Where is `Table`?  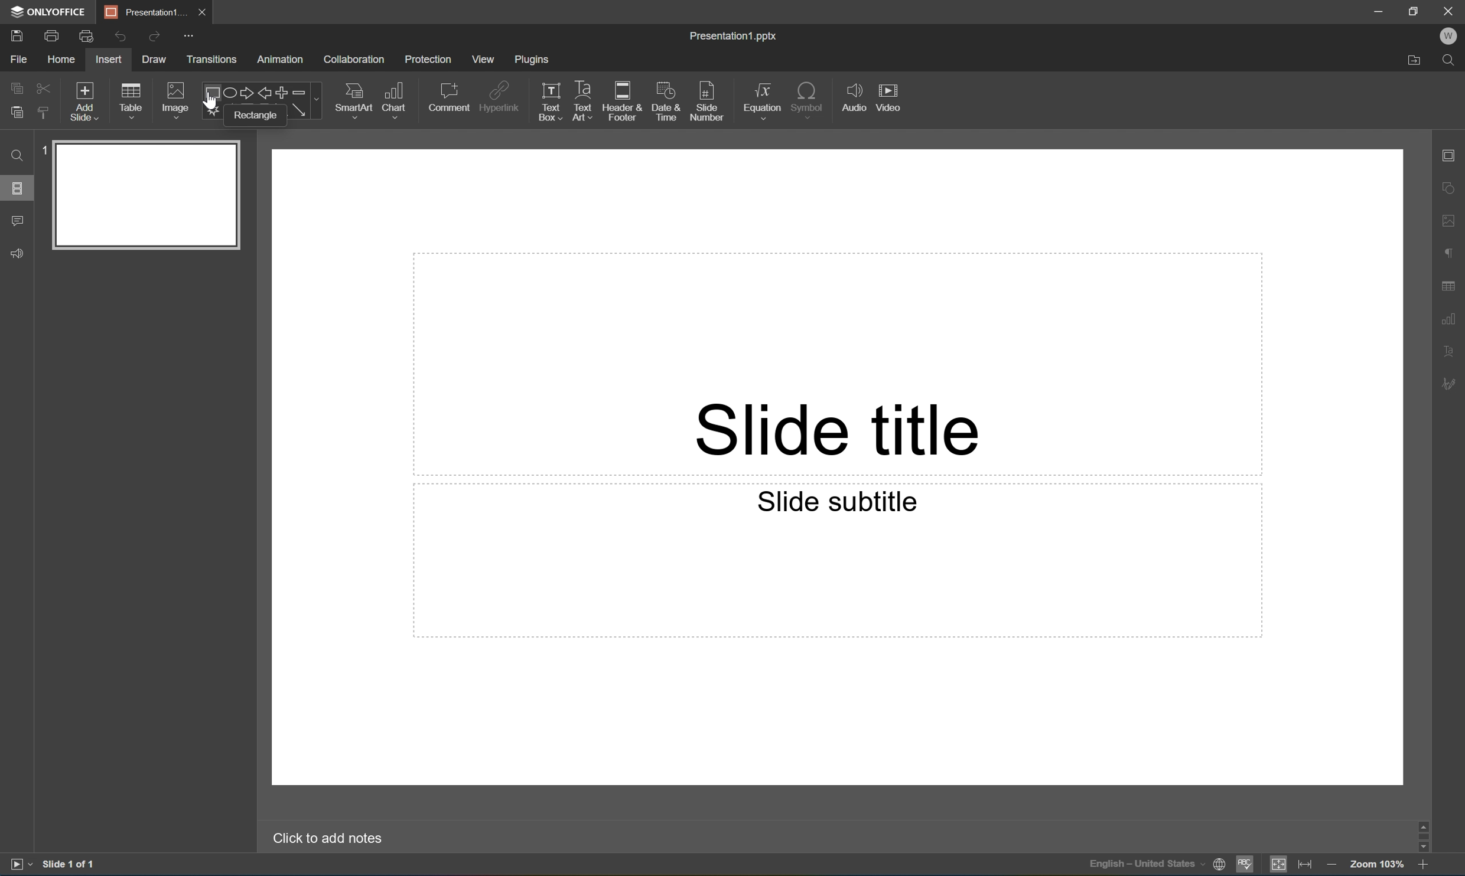
Table is located at coordinates (131, 100).